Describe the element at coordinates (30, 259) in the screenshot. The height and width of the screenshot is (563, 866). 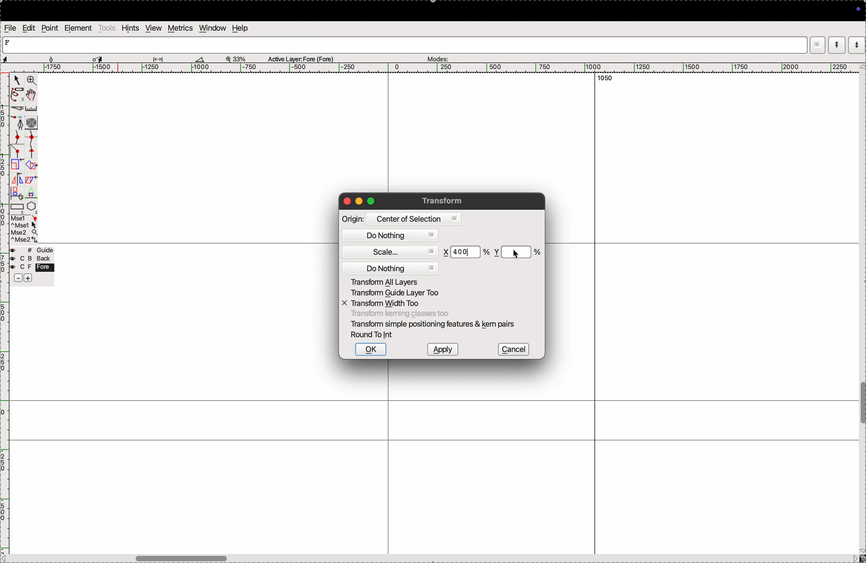
I see `blacj` at that location.